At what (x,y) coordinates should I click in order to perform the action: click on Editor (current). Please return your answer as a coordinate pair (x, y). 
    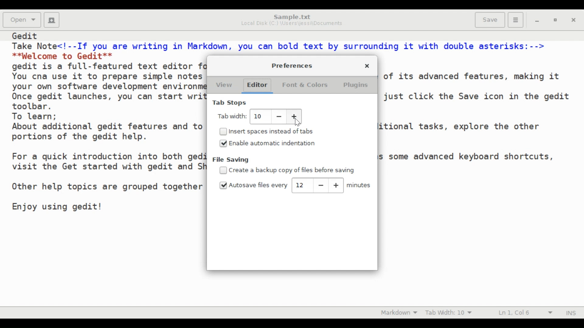
    Looking at the image, I should click on (259, 86).